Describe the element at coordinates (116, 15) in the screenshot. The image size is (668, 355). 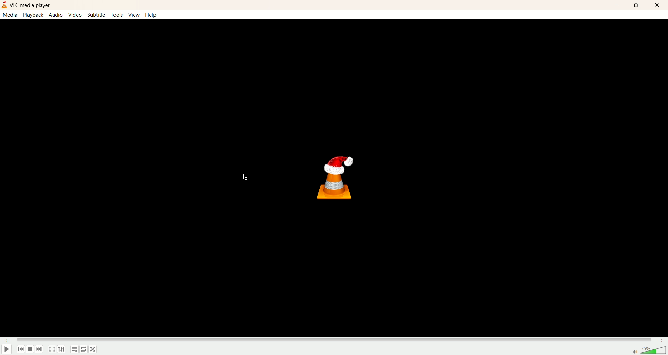
I see `tools` at that location.